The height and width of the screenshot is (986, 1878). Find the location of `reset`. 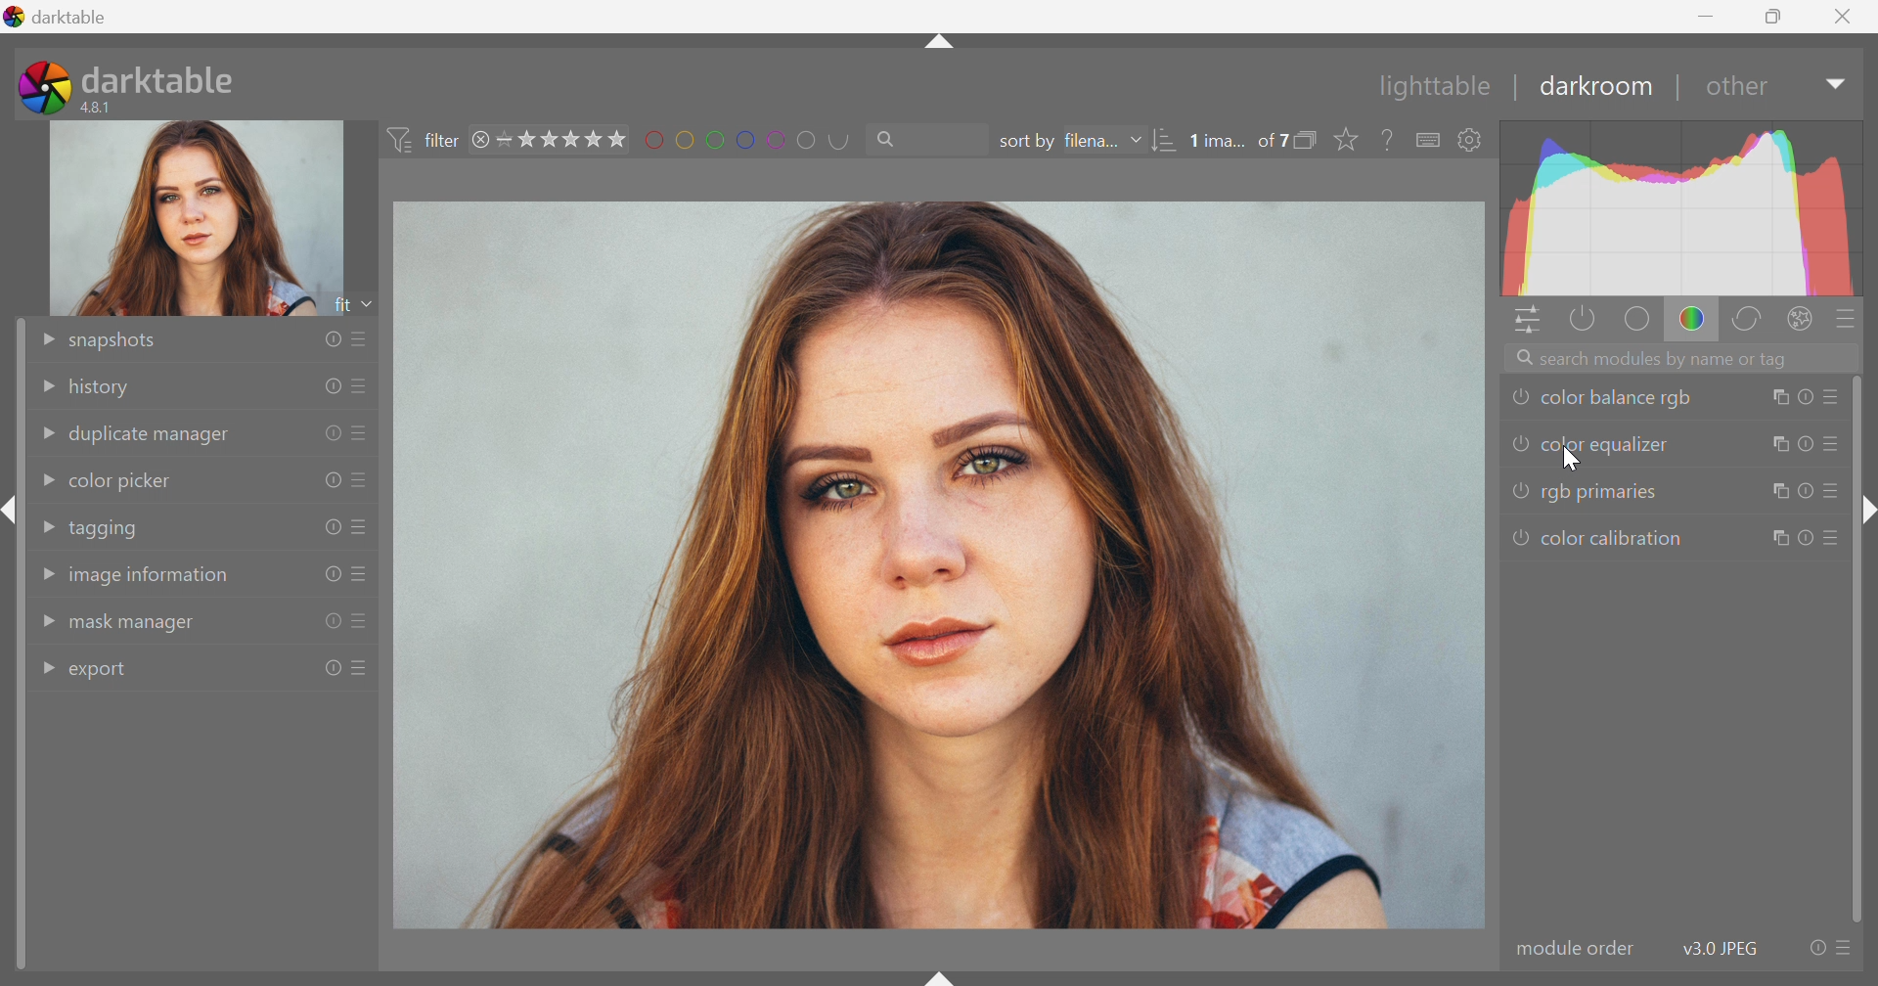

reset is located at coordinates (326, 622).